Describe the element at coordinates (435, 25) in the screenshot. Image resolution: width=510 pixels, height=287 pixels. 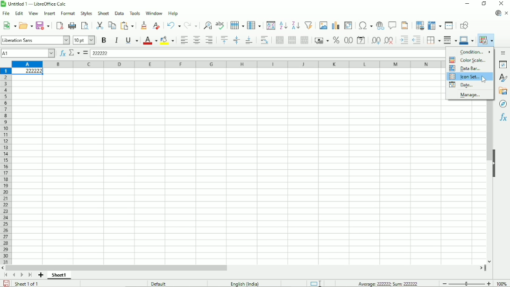
I see `Freeze columns and rows` at that location.